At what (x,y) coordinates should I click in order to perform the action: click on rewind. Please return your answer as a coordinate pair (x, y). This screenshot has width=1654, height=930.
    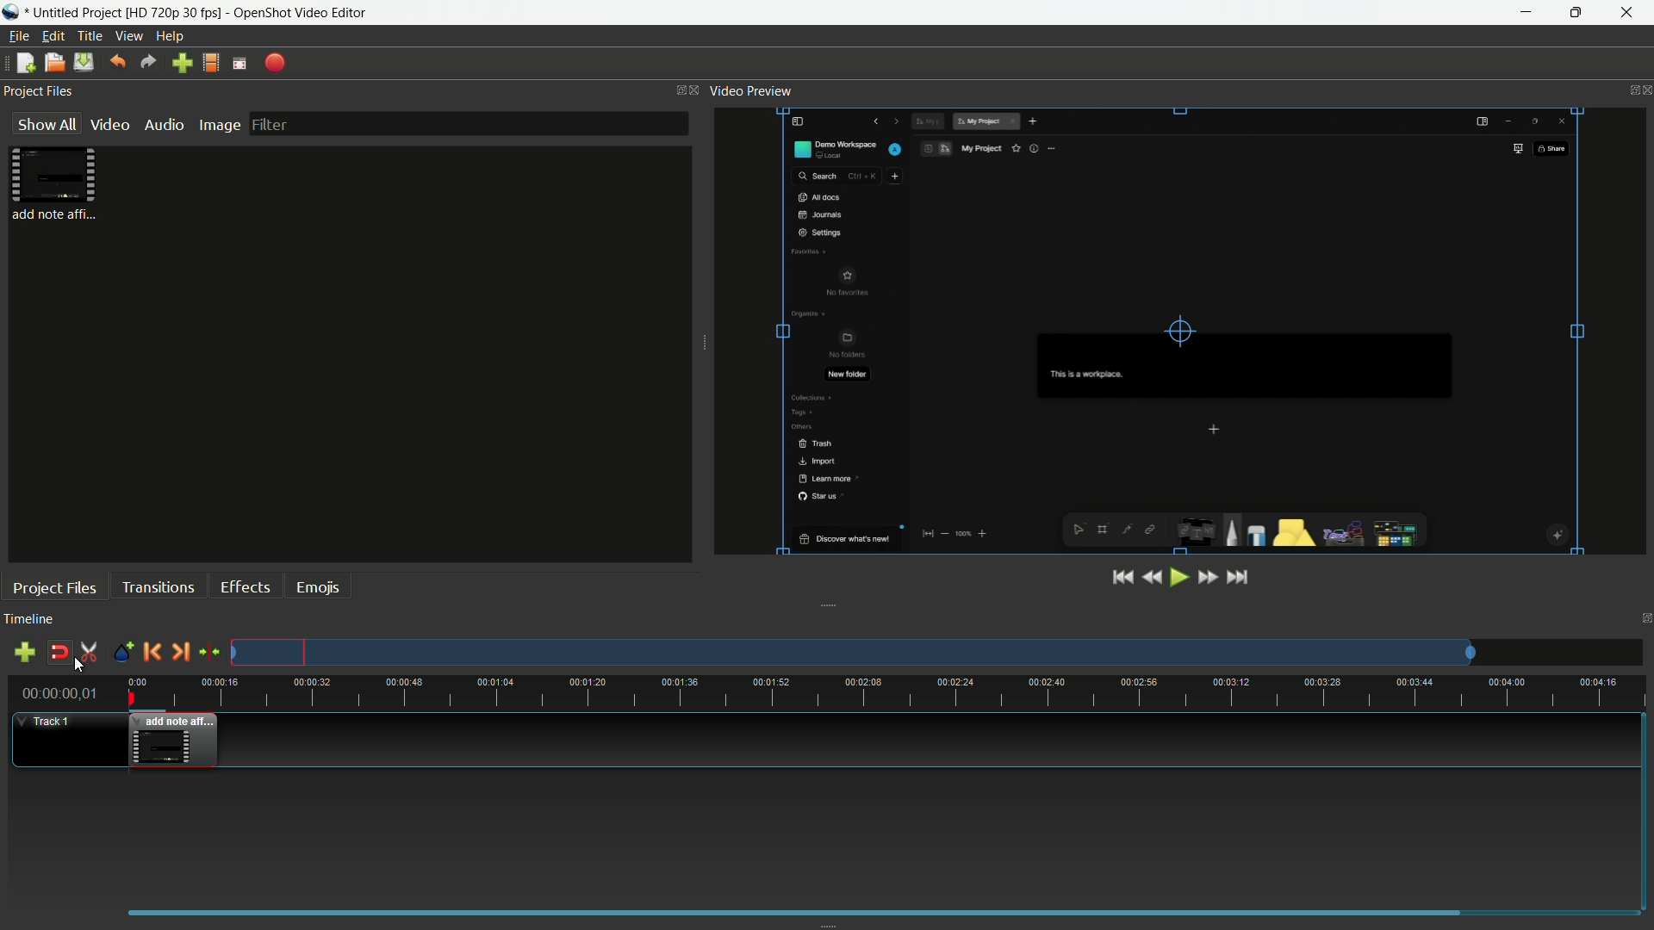
    Looking at the image, I should click on (1151, 578).